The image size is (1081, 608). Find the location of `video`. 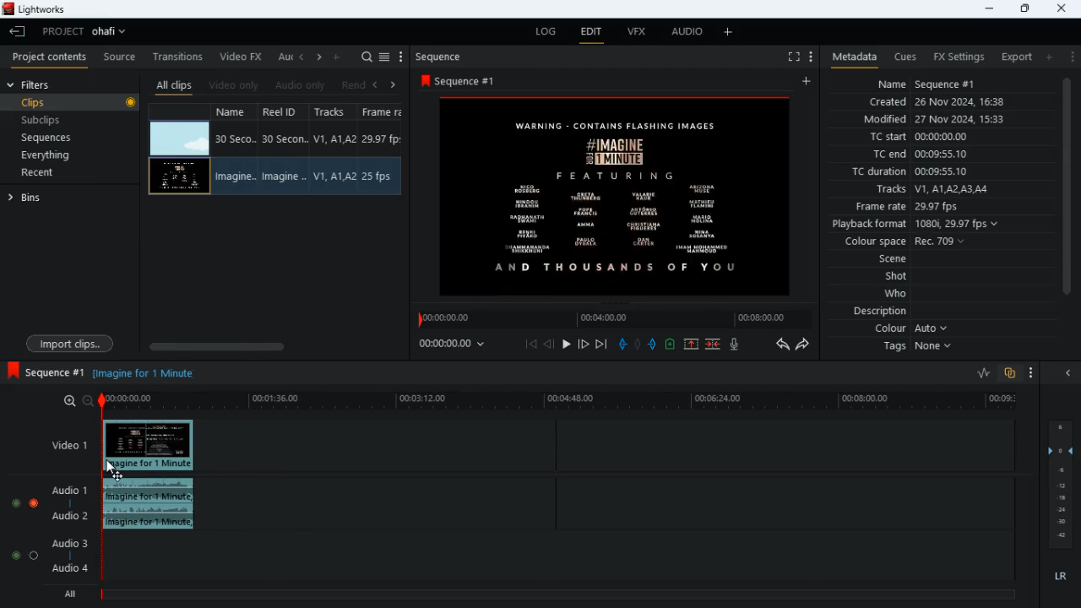

video is located at coordinates (180, 137).